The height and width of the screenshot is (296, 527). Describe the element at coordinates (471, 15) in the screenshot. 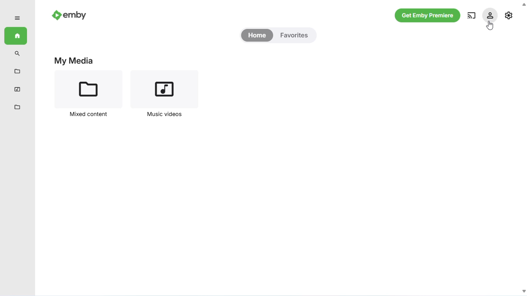

I see `play on another device` at that location.